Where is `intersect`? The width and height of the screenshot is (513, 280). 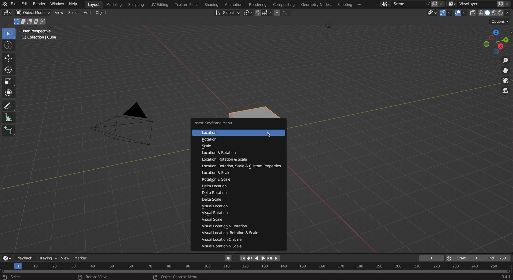
intersect is located at coordinates (45, 22).